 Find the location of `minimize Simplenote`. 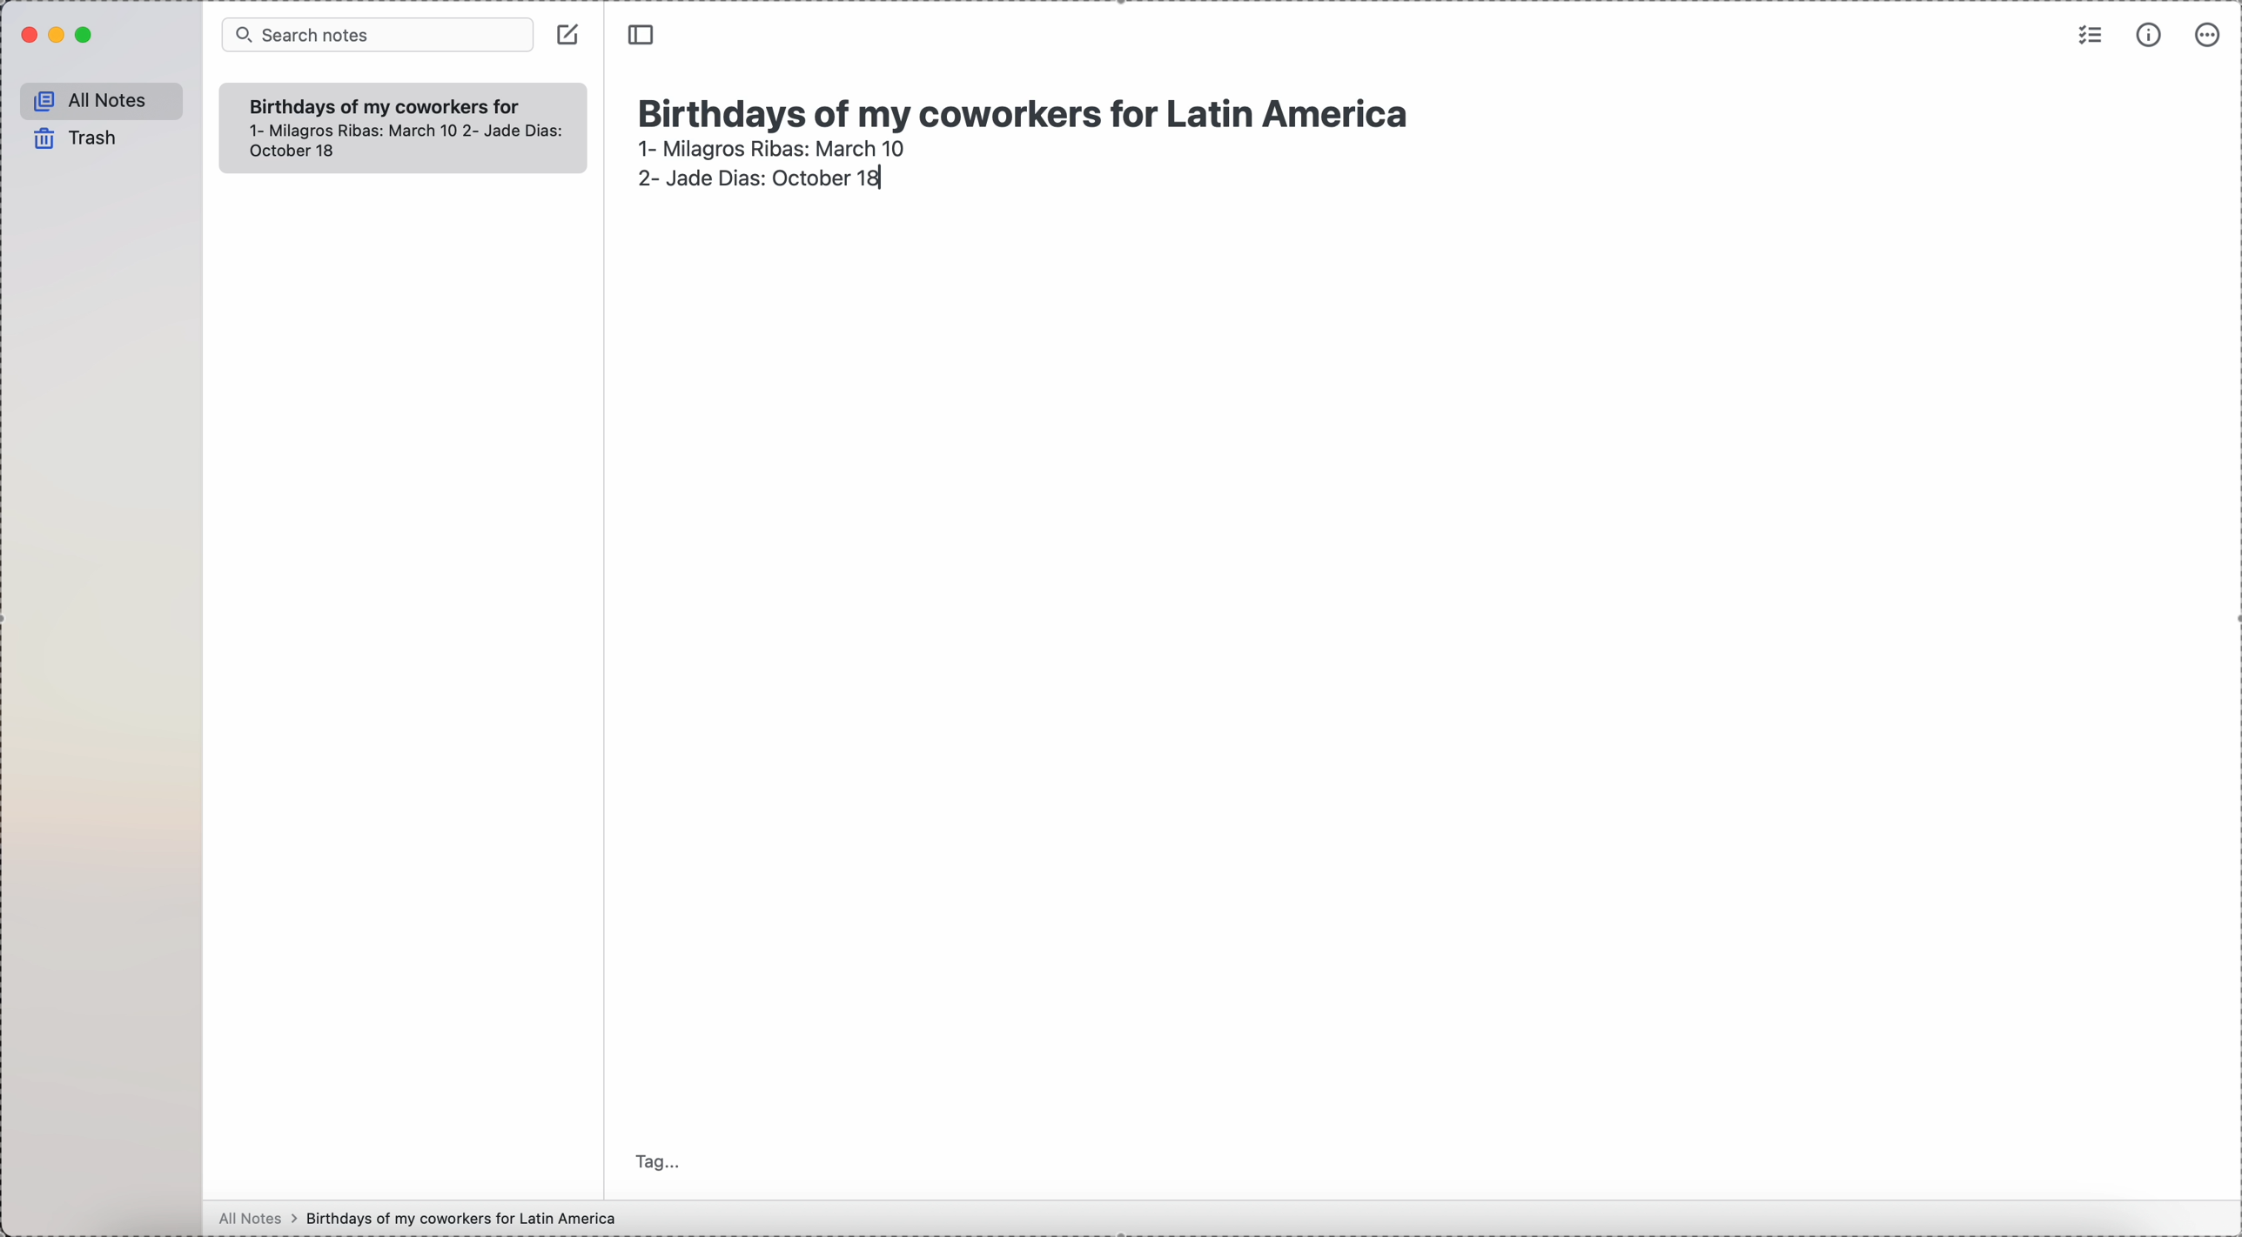

minimize Simplenote is located at coordinates (60, 37).